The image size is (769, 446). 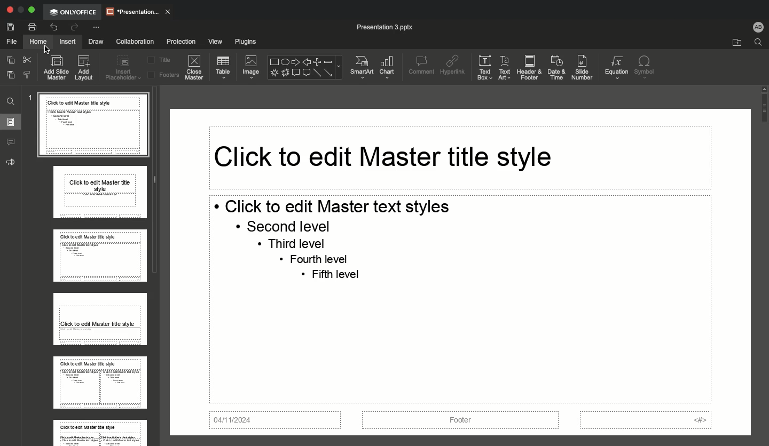 What do you see at coordinates (307, 60) in the screenshot?
I see `Left arrow` at bounding box center [307, 60].